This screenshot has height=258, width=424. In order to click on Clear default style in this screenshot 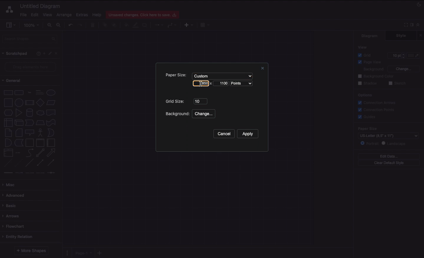, I will do `click(389, 163)`.